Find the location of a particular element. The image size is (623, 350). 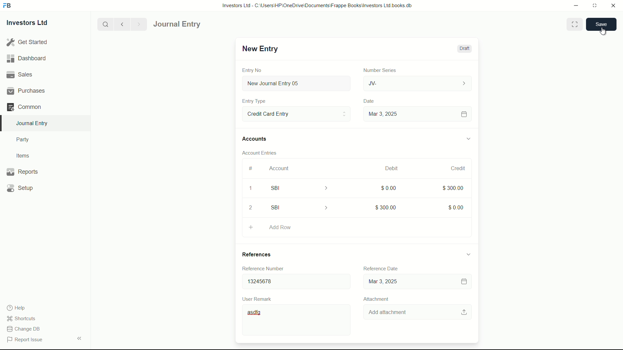

SBI is located at coordinates (301, 207).